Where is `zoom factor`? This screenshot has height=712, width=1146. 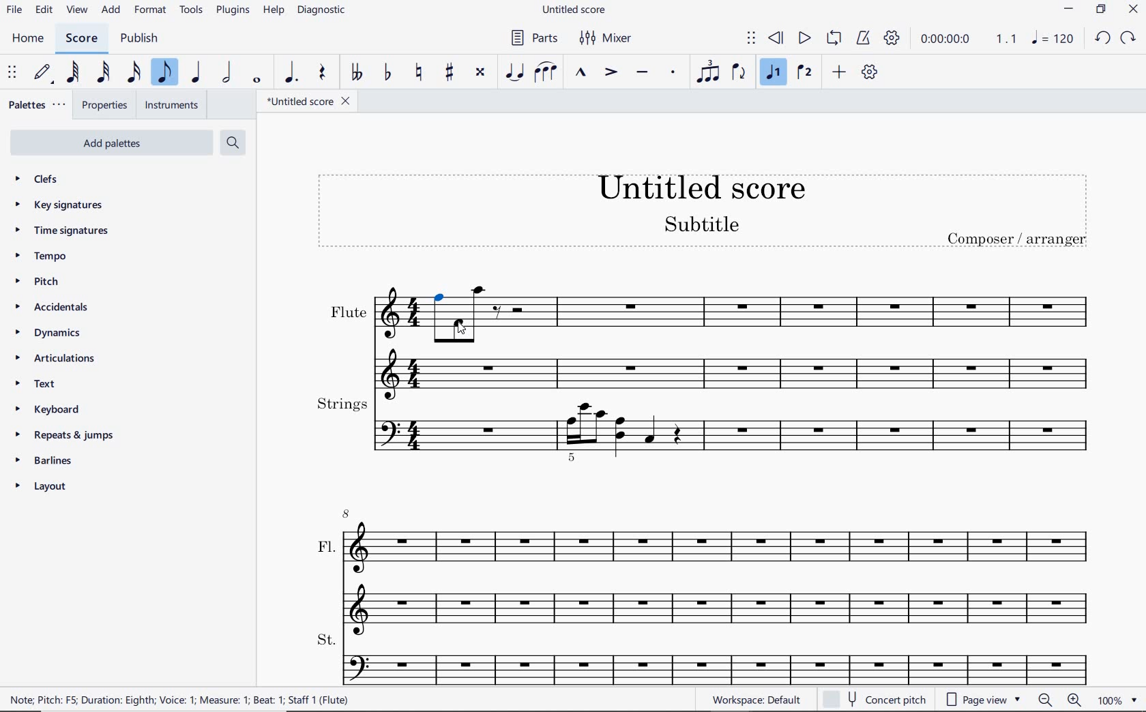 zoom factor is located at coordinates (1119, 700).